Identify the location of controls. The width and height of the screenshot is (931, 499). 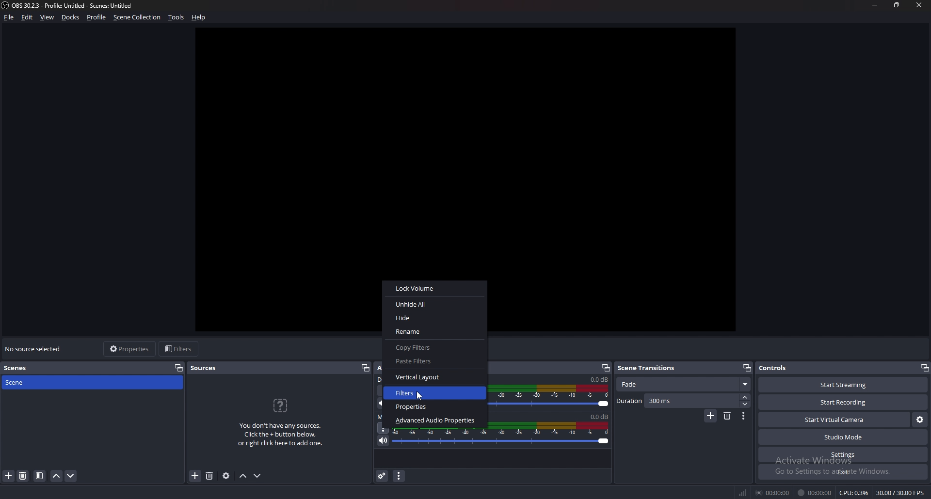
(777, 368).